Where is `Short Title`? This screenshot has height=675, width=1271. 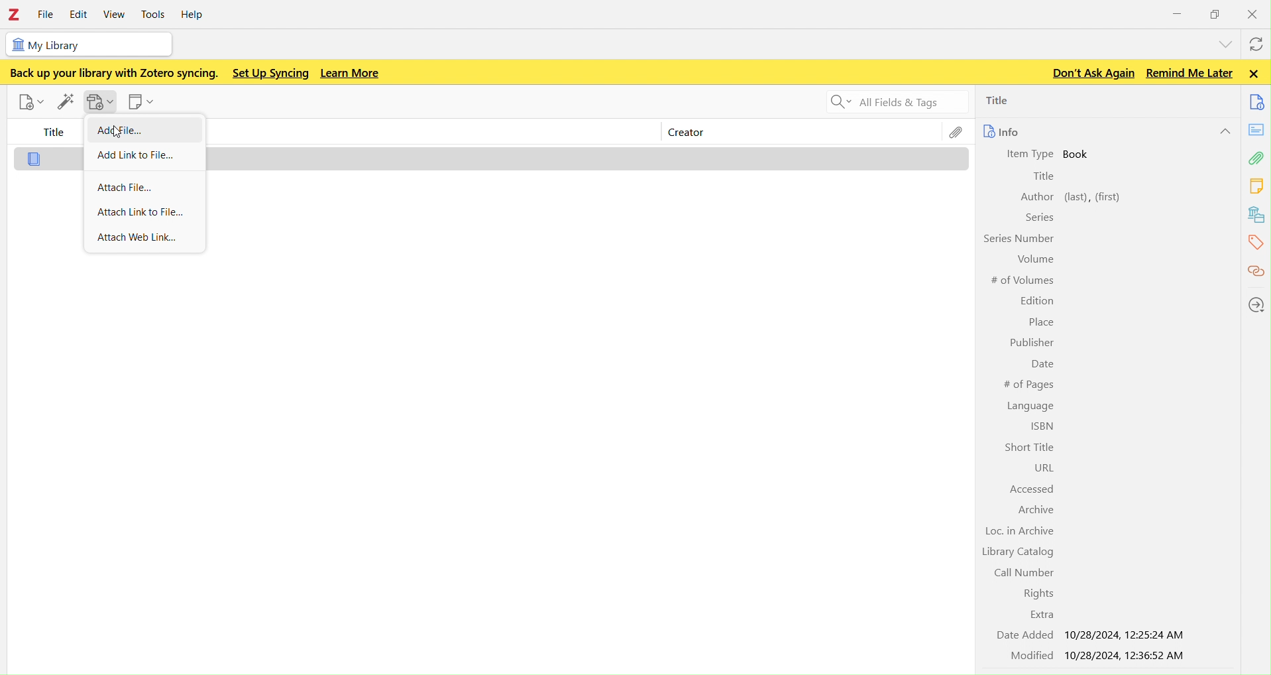
Short Title is located at coordinates (1024, 446).